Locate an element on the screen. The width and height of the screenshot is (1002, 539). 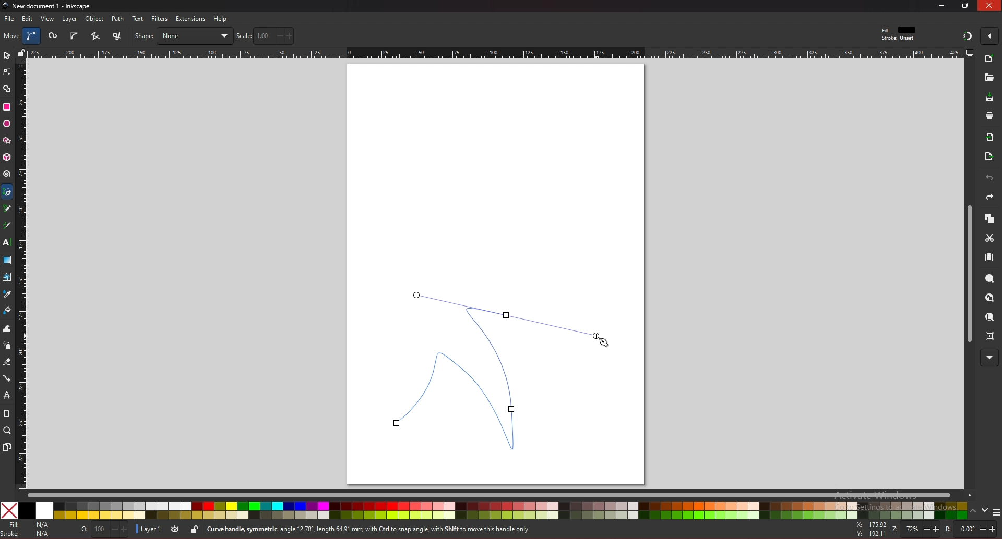
layer is located at coordinates (69, 19).